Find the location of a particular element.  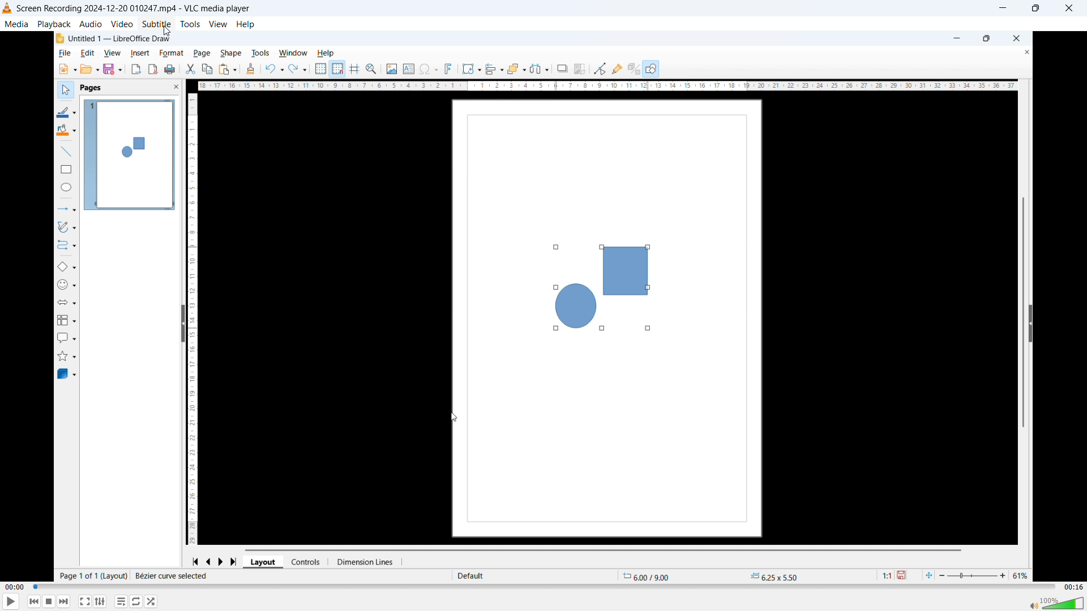

3d object is located at coordinates (67, 375).